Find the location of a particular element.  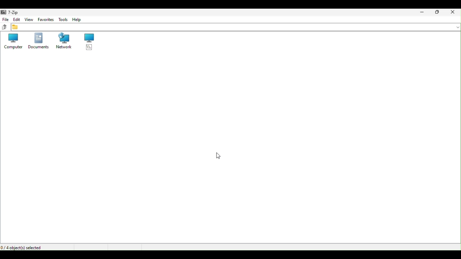

Tools is located at coordinates (63, 20).